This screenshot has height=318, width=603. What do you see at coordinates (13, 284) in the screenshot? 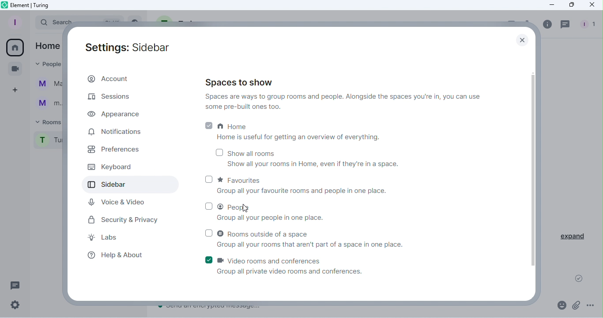
I see `Threads` at bounding box center [13, 284].